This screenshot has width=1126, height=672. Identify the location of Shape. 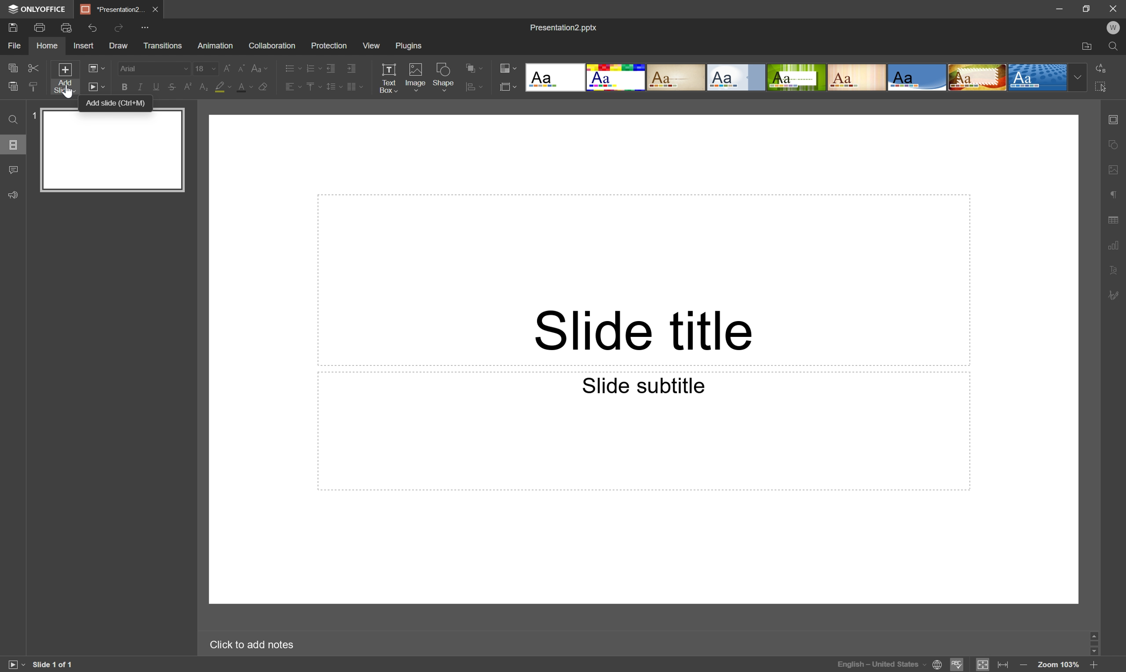
(446, 77).